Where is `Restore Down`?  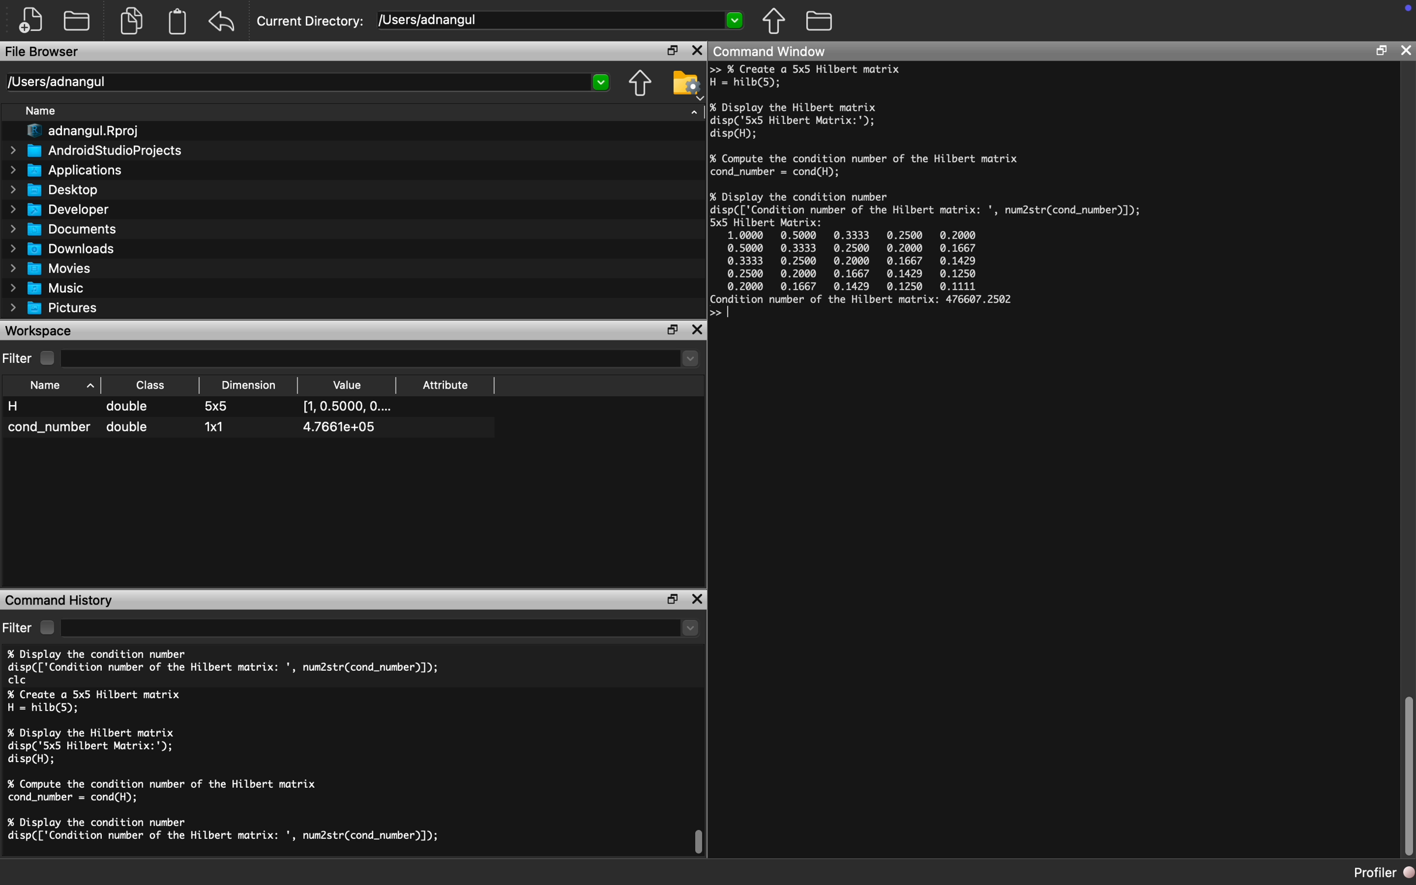
Restore Down is located at coordinates (672, 599).